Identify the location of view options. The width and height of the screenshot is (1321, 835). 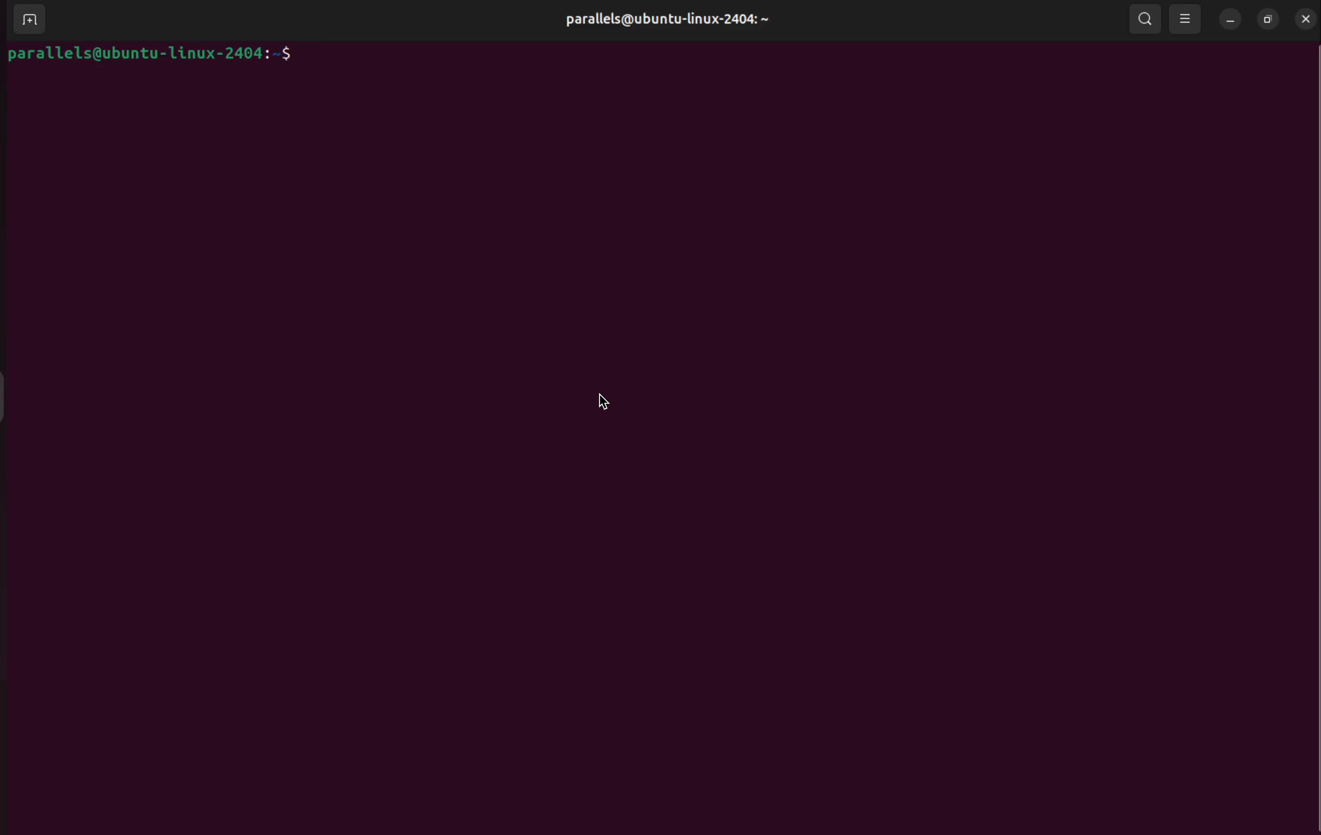
(1186, 18).